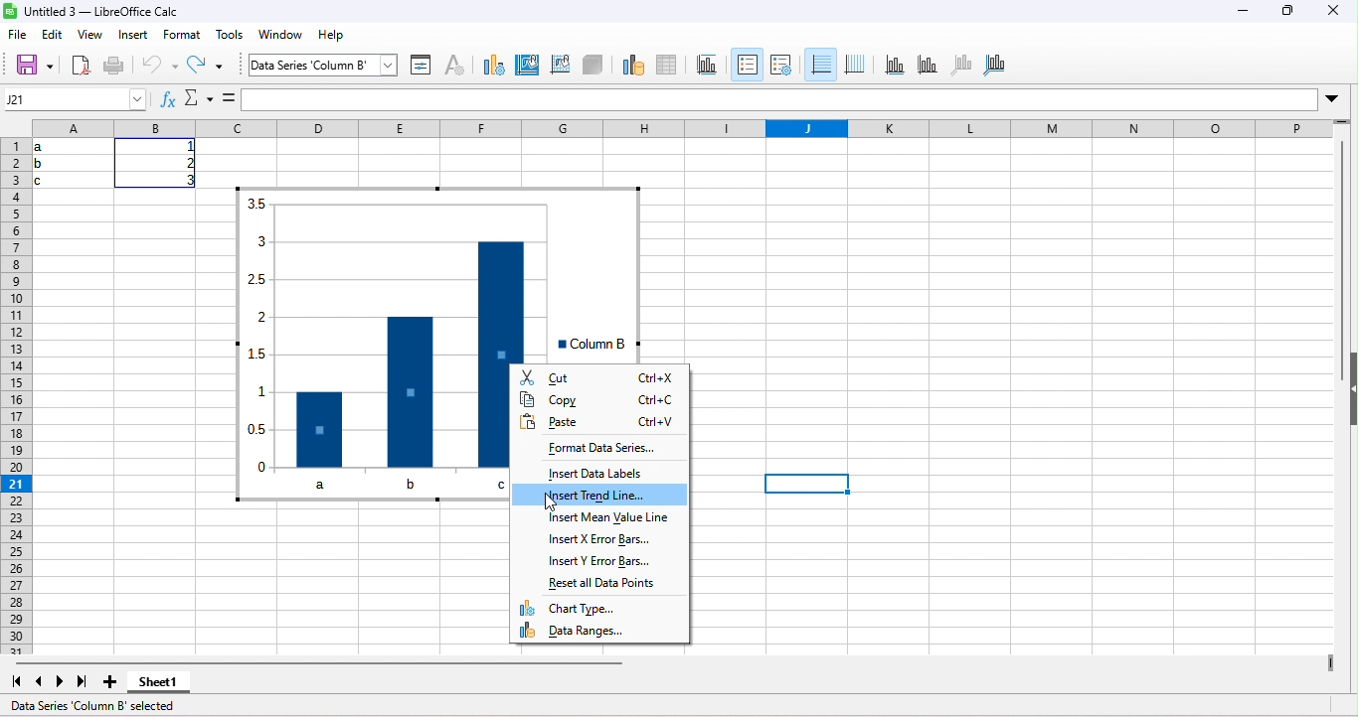 This screenshot has width=1358, height=717. I want to click on data point 2, so click(410, 390).